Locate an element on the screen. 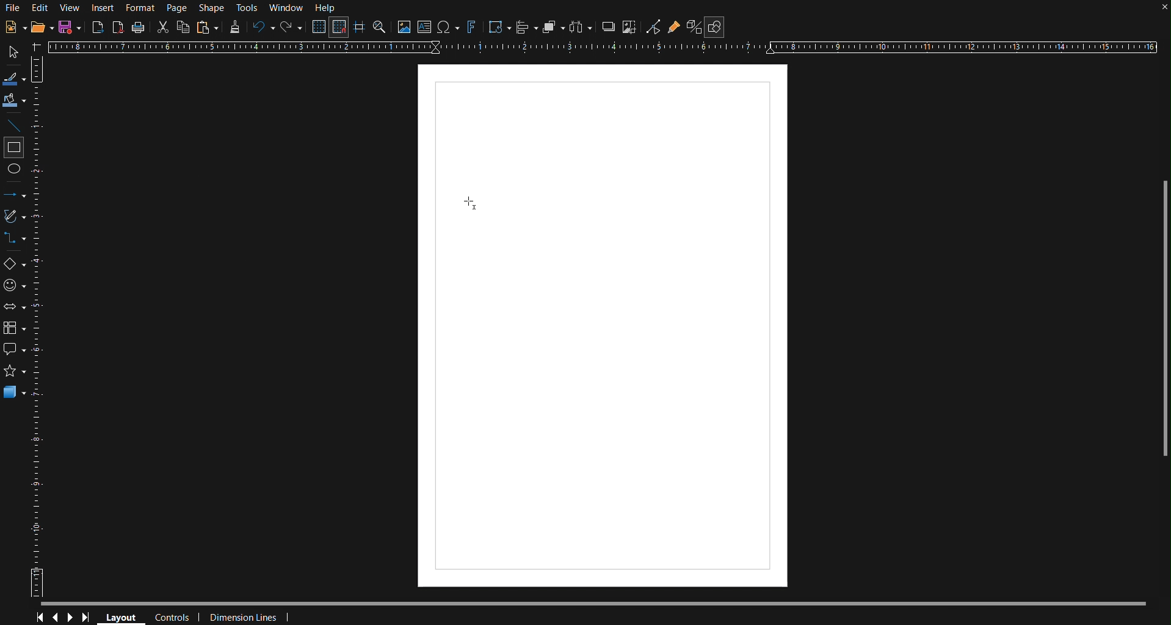  Zoom and Pan is located at coordinates (380, 26).